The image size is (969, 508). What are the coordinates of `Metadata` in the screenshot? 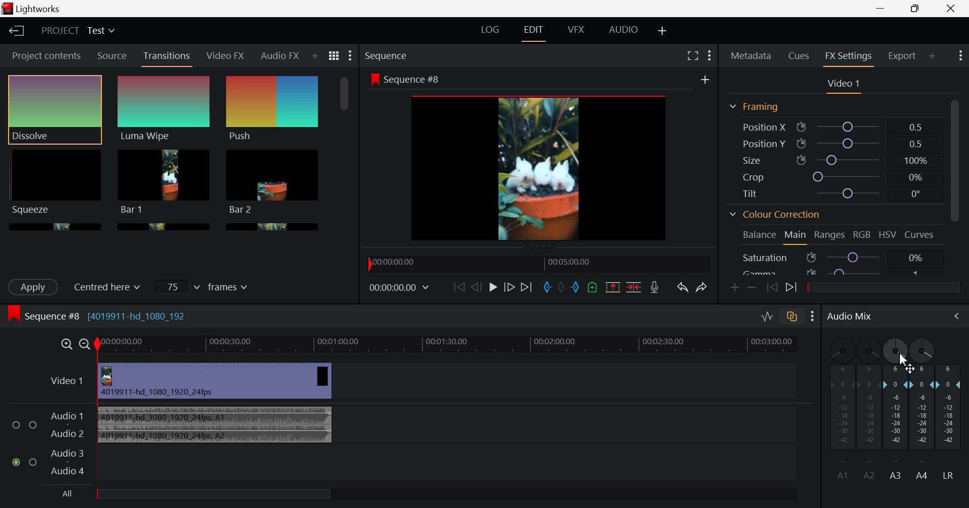 It's located at (751, 55).